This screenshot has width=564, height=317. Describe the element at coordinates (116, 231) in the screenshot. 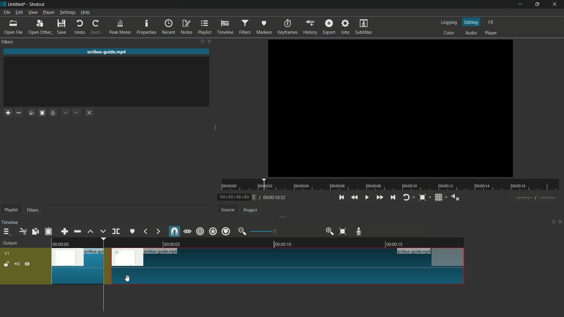

I see `split at playhead` at that location.